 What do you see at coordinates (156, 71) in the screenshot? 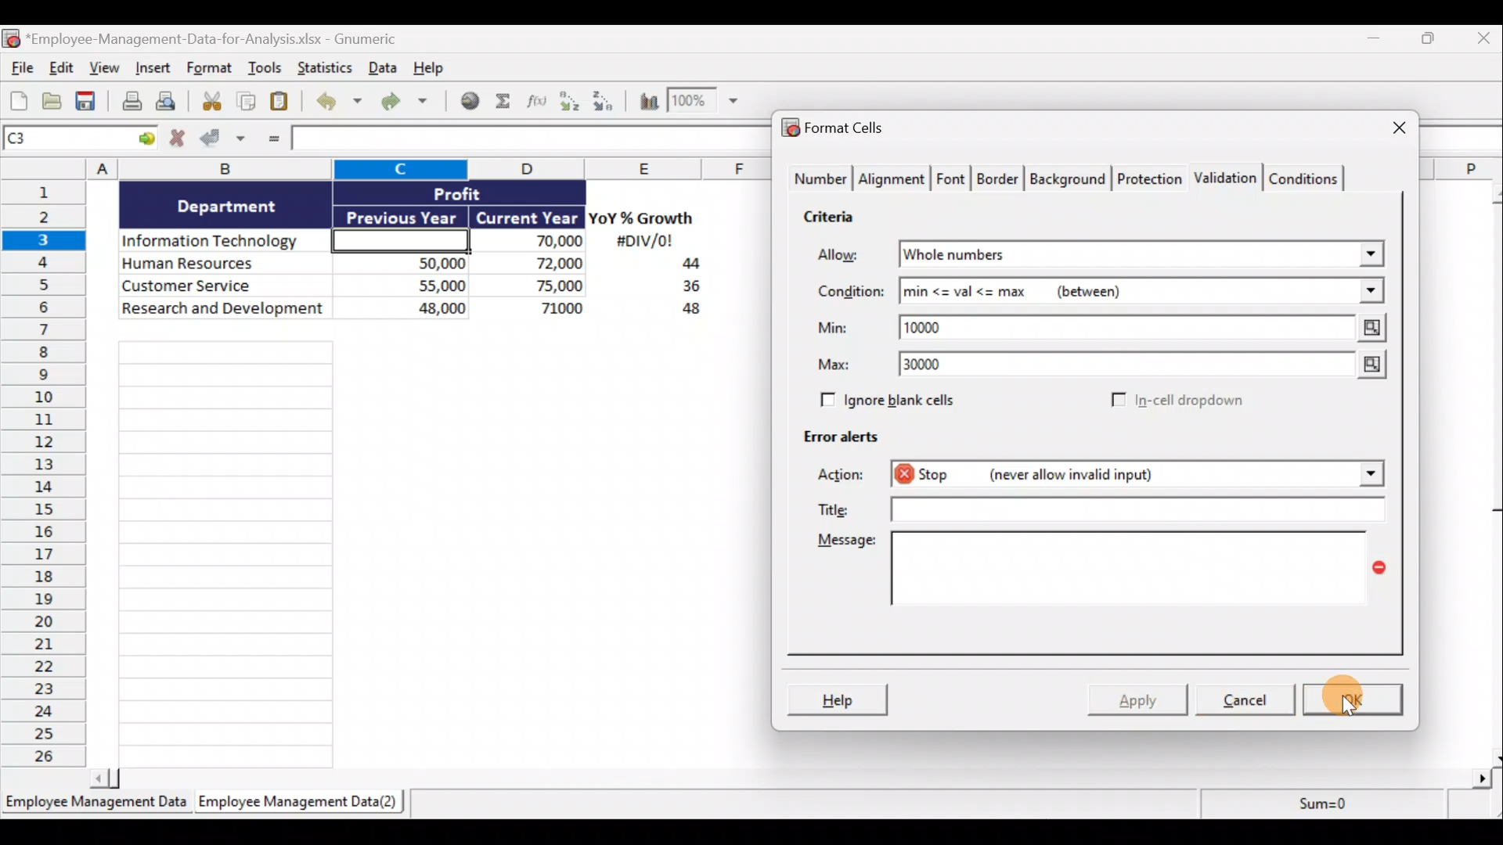
I see `Insert` at bounding box center [156, 71].